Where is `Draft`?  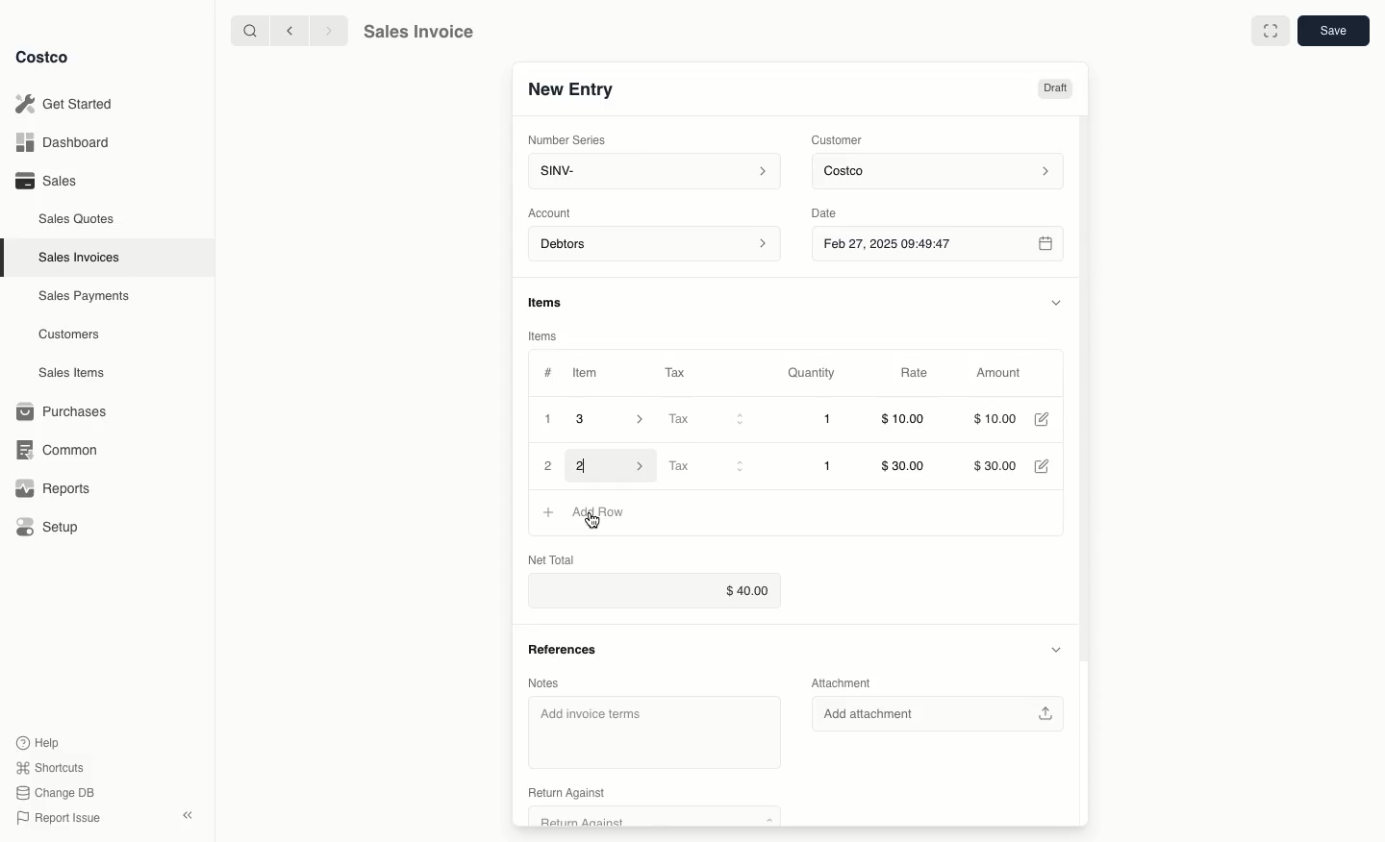 Draft is located at coordinates (1056, 89).